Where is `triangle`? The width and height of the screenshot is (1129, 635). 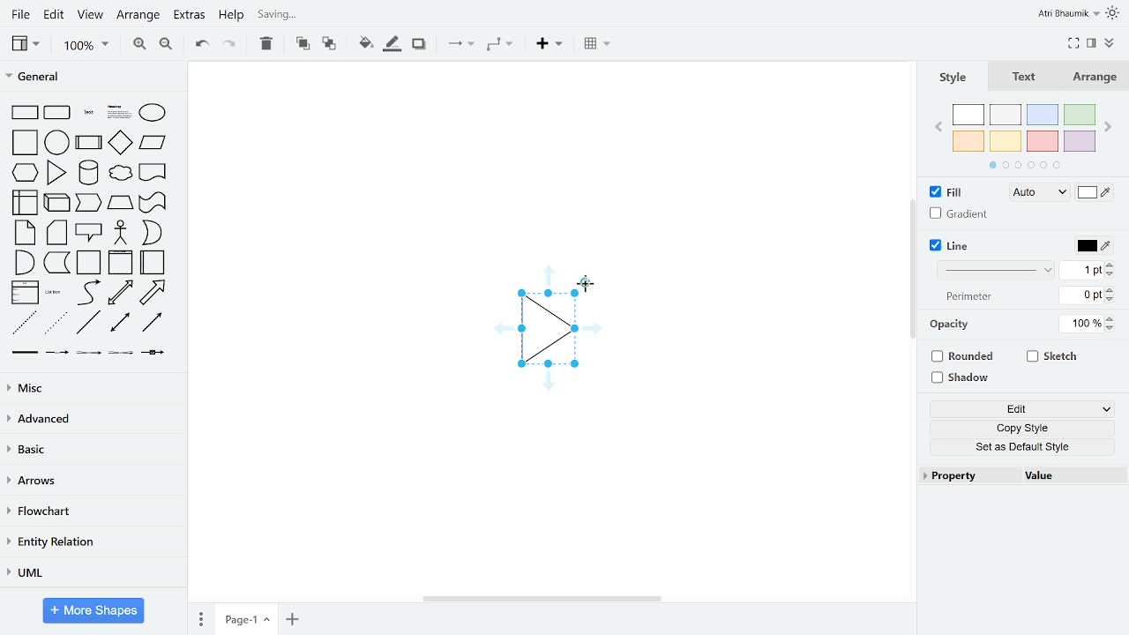 triangle is located at coordinates (58, 172).